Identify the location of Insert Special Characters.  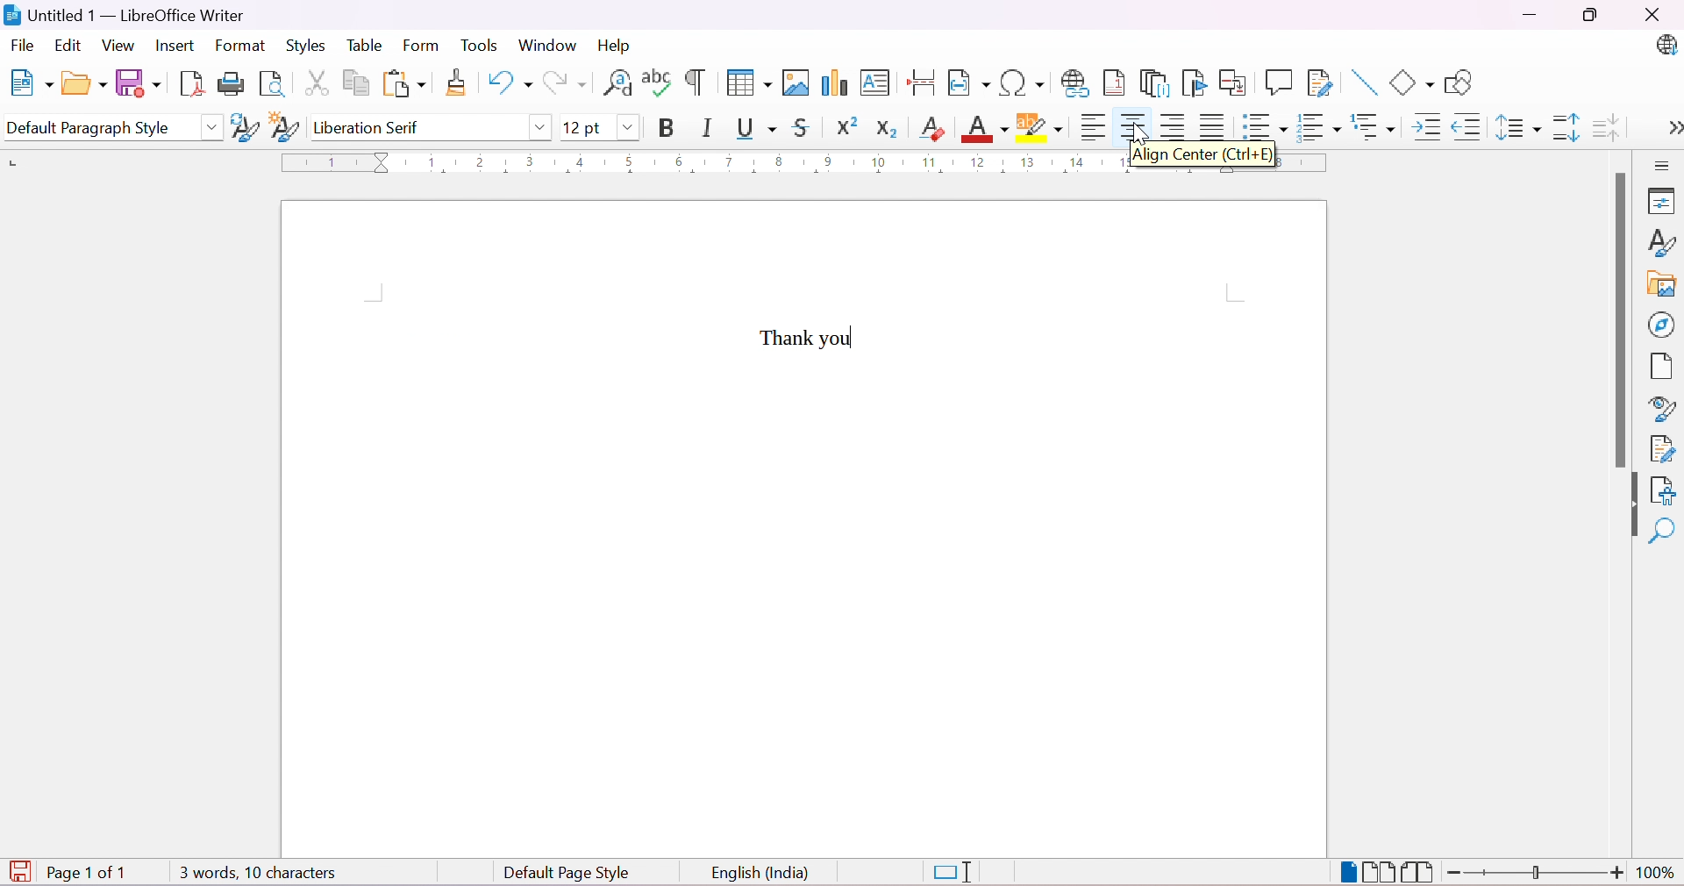
(1023, 83).